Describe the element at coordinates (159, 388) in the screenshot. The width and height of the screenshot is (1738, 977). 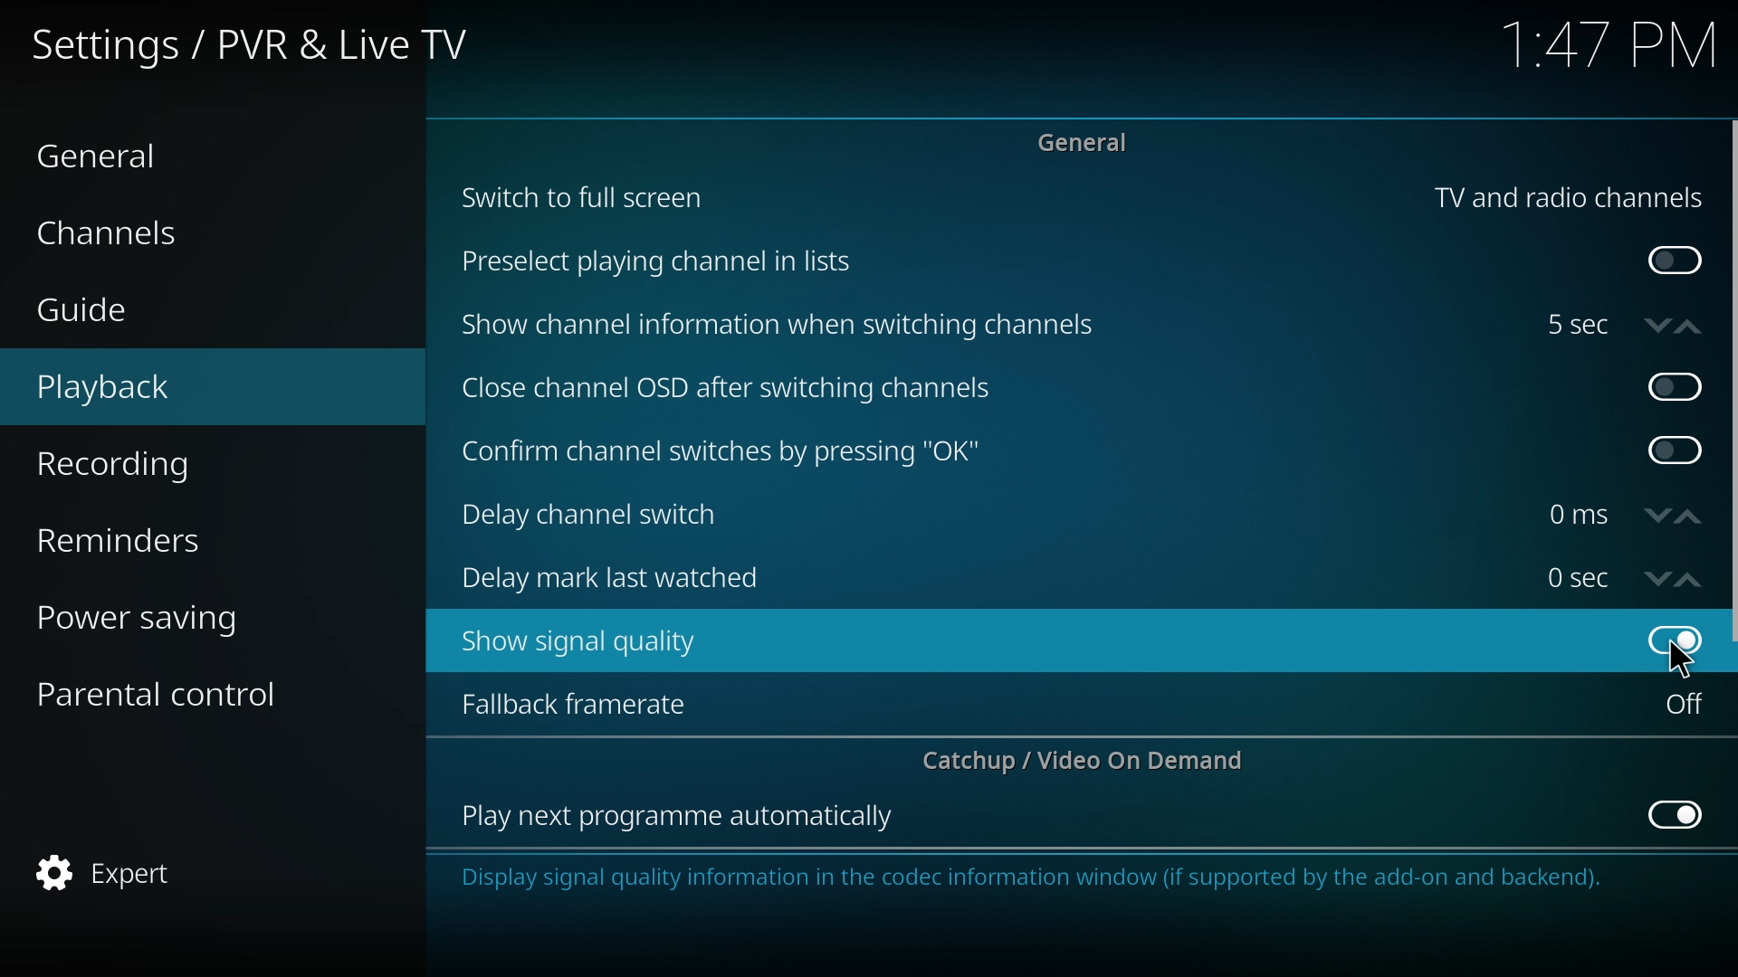
I see `playback` at that location.